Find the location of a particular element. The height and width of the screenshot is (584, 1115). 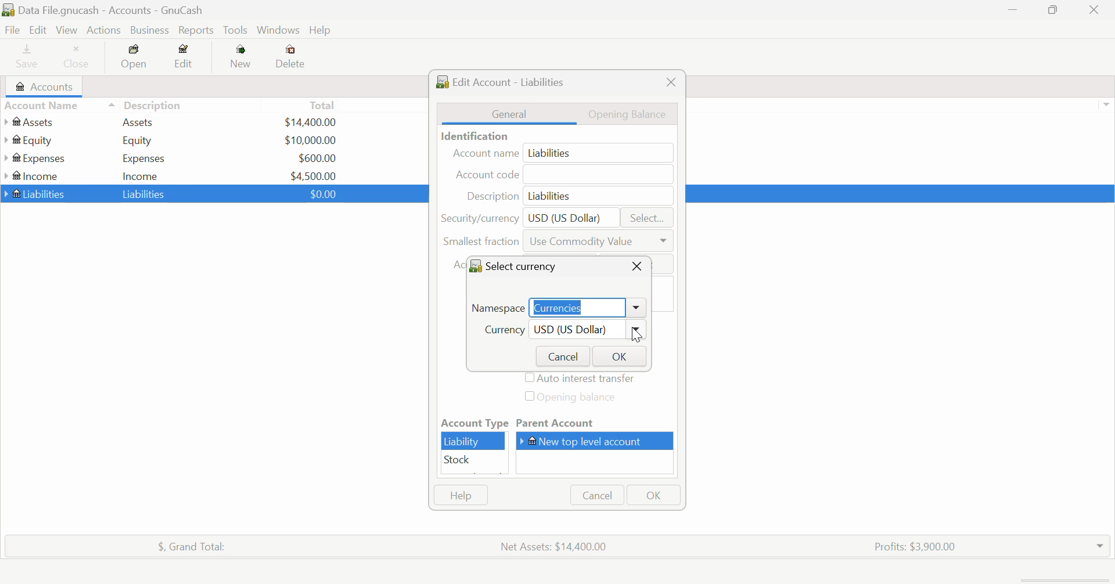

Tools is located at coordinates (236, 31).